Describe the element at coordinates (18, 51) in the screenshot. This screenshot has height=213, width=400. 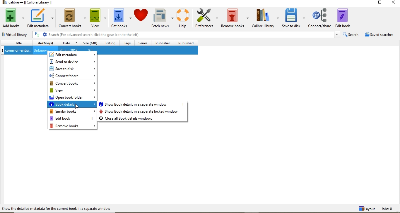
I see `common-entra...` at that location.